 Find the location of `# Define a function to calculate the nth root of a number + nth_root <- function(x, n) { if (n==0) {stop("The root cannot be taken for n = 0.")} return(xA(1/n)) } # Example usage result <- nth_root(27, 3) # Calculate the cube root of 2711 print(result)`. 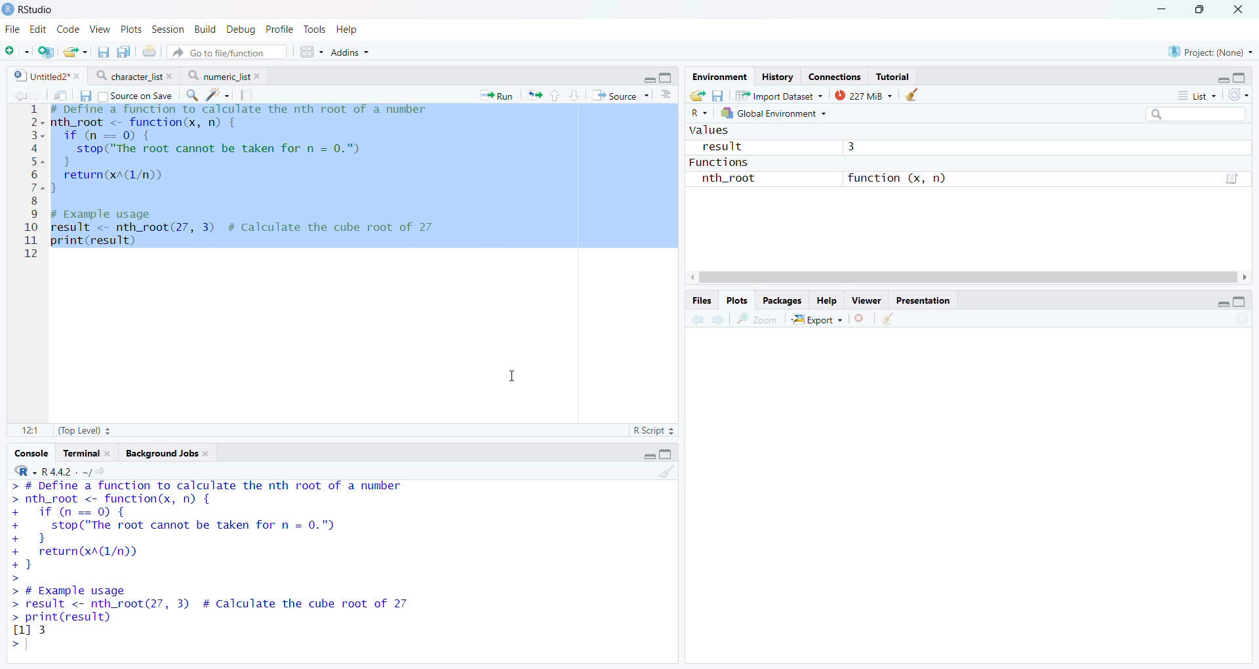

# Define a function to calculate the nth root of a number + nth_root <- function(x, n) { if (n==0) {stop("The root cannot be taken for n = 0.")} return(xA(1/n)) } # Example usage result <- nth_root(27, 3) # Calculate the cube root of 2711 print(result) is located at coordinates (365, 180).